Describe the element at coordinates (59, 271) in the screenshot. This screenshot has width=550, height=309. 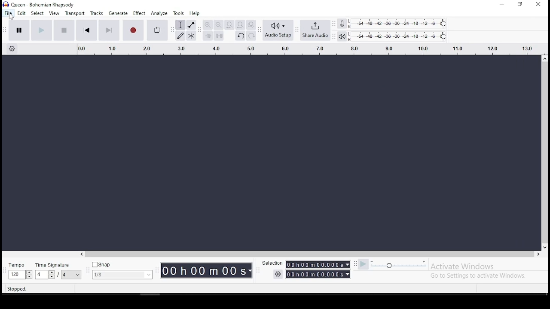
I see `time signature` at that location.